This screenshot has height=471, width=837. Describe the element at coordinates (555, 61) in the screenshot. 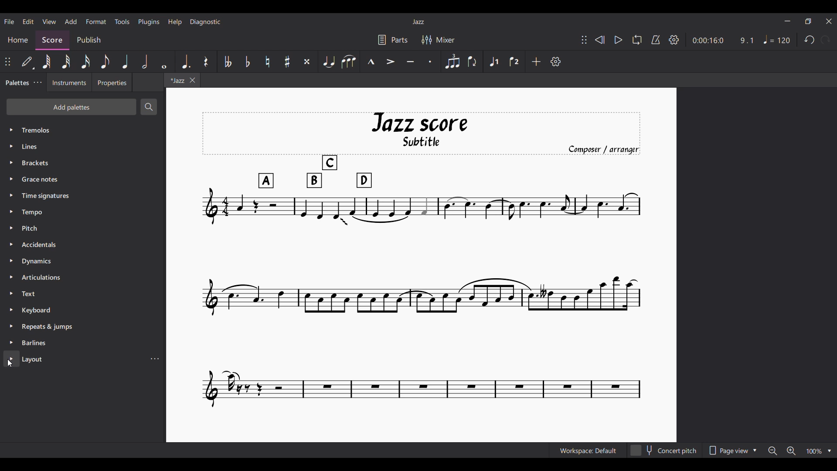

I see `Customize settings` at that location.